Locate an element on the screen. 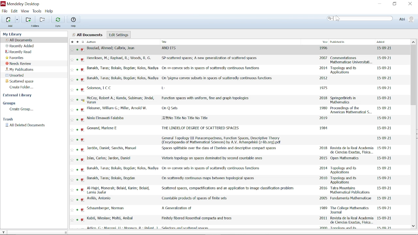 The width and height of the screenshot is (418, 235). Published in is located at coordinates (339, 41).